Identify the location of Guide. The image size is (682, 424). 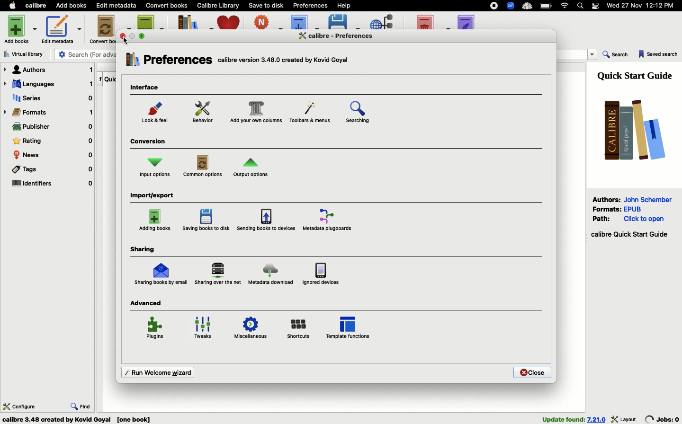
(637, 75).